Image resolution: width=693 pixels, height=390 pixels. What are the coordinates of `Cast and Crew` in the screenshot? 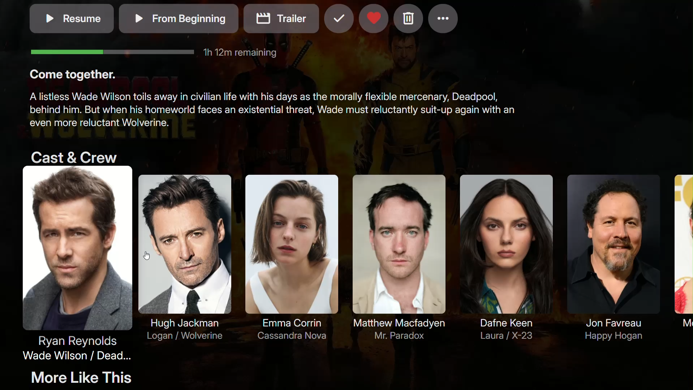 It's located at (72, 156).